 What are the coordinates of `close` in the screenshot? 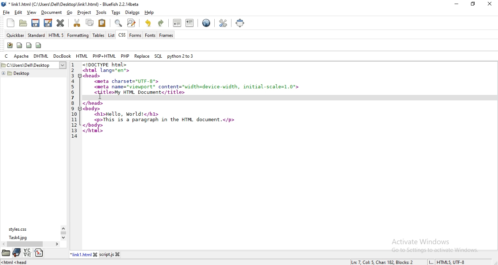 It's located at (489, 4).